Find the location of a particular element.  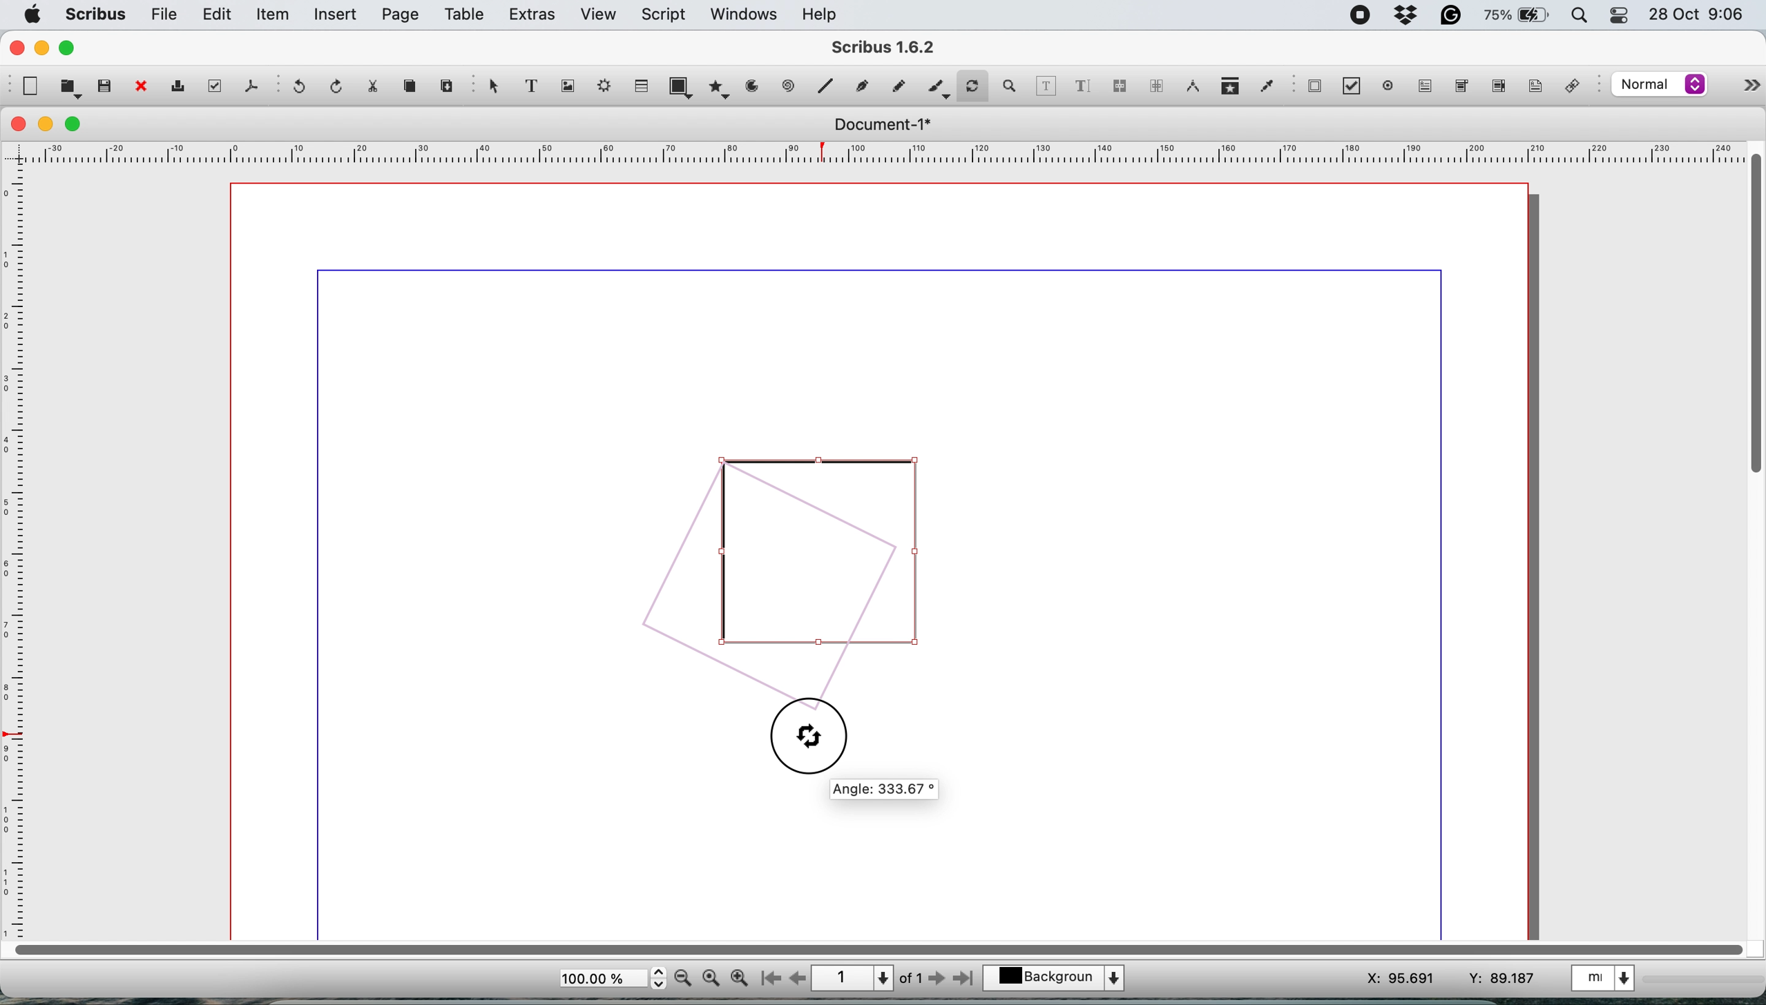

pdf combo box is located at coordinates (1460, 85).